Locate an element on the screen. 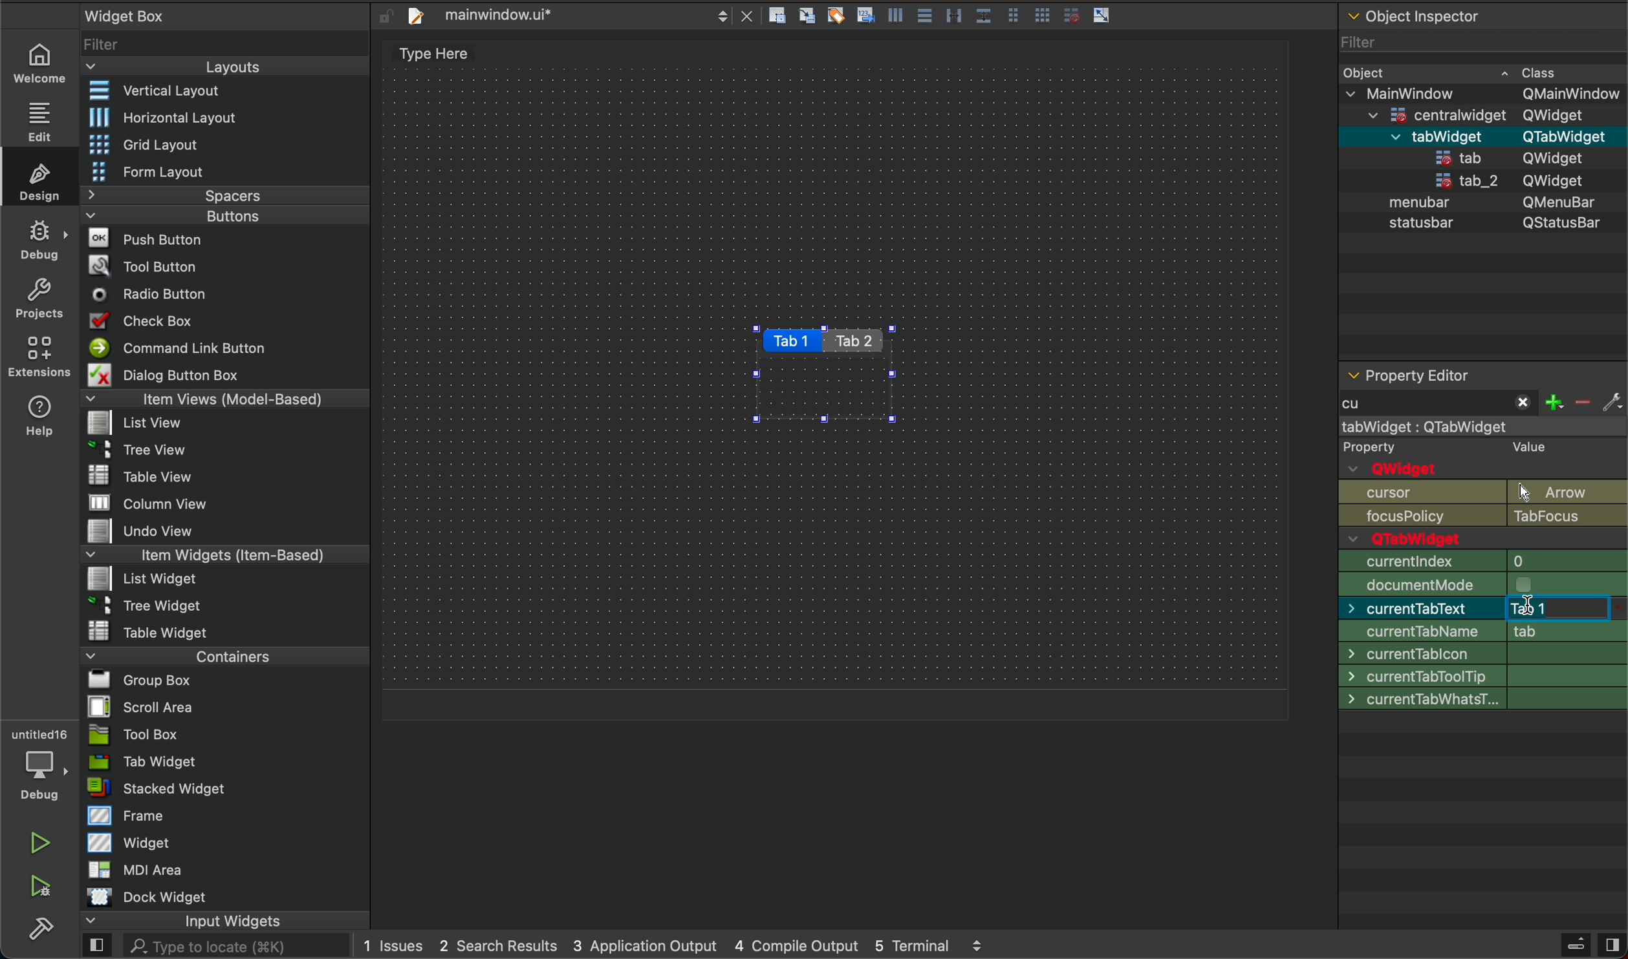 The width and height of the screenshot is (1628, 959). enabled is located at coordinates (1480, 537).